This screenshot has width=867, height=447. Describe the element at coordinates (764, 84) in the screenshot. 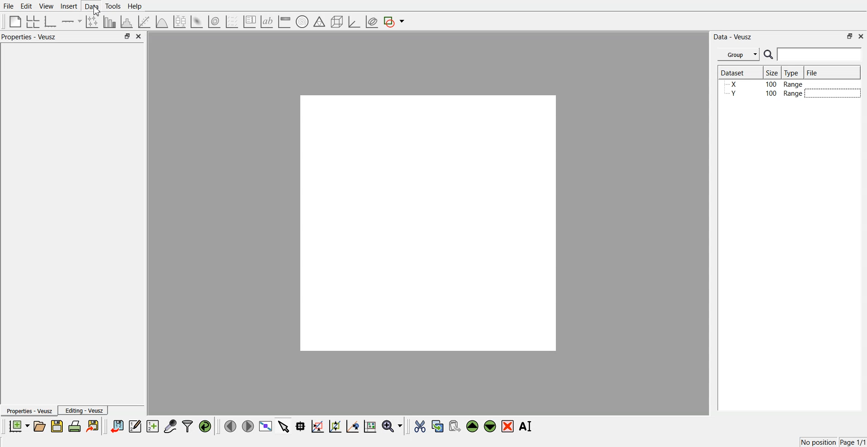

I see `X 100 Range` at that location.